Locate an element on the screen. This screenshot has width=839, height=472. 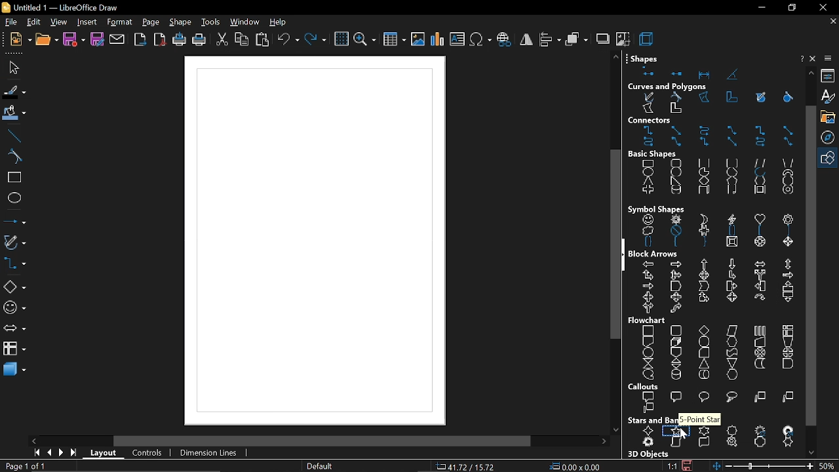
scaling factor is located at coordinates (672, 465).